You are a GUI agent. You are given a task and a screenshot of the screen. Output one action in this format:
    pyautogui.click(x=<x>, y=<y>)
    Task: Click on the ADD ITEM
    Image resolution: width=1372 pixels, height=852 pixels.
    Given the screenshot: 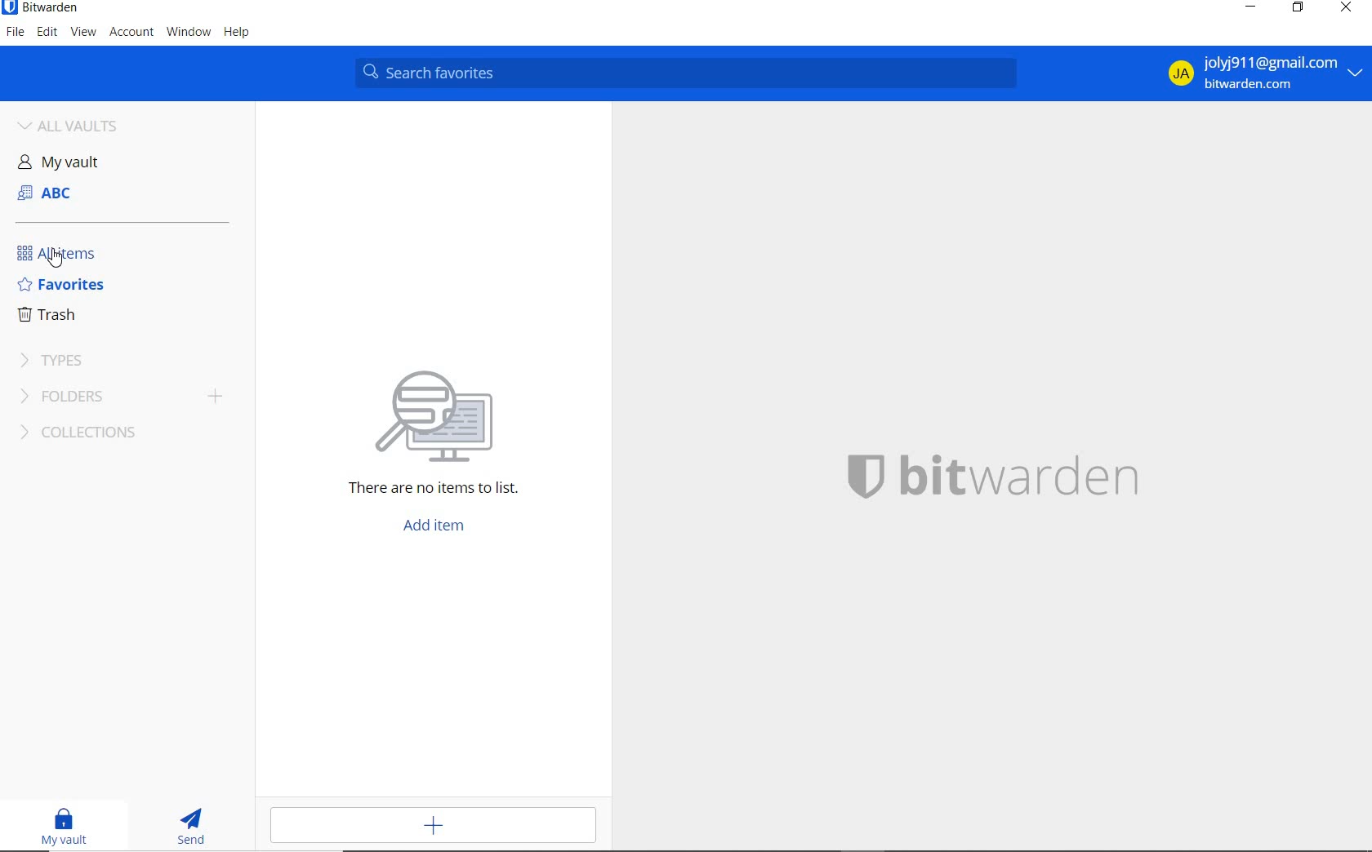 What is the action you would take?
    pyautogui.click(x=438, y=825)
    